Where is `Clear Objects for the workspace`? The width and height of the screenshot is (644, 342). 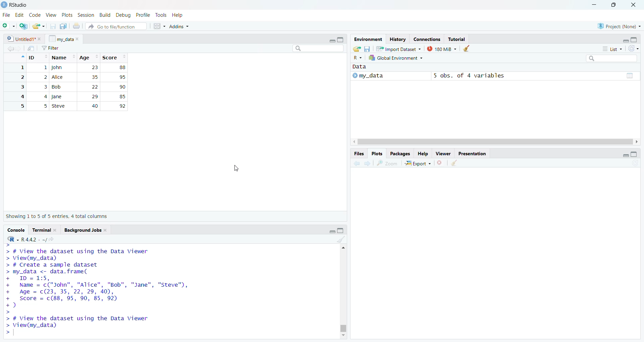
Clear Objects for the workspace is located at coordinates (340, 239).